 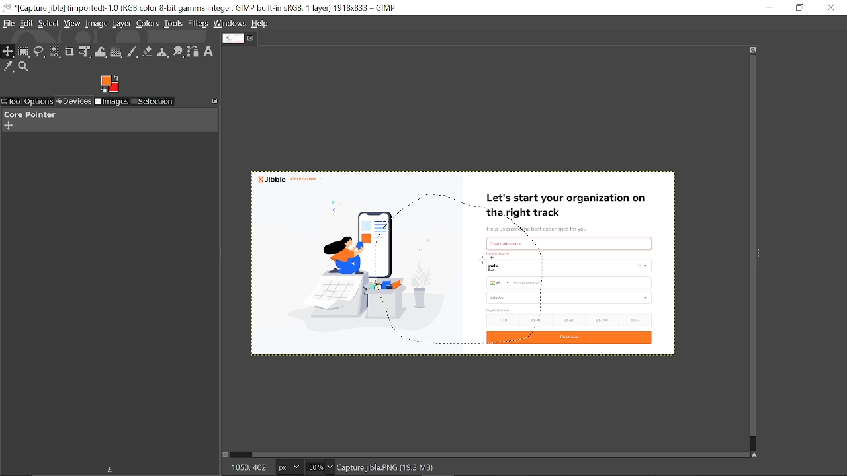 What do you see at coordinates (101, 52) in the screenshot?
I see `Wrap text tool` at bounding box center [101, 52].